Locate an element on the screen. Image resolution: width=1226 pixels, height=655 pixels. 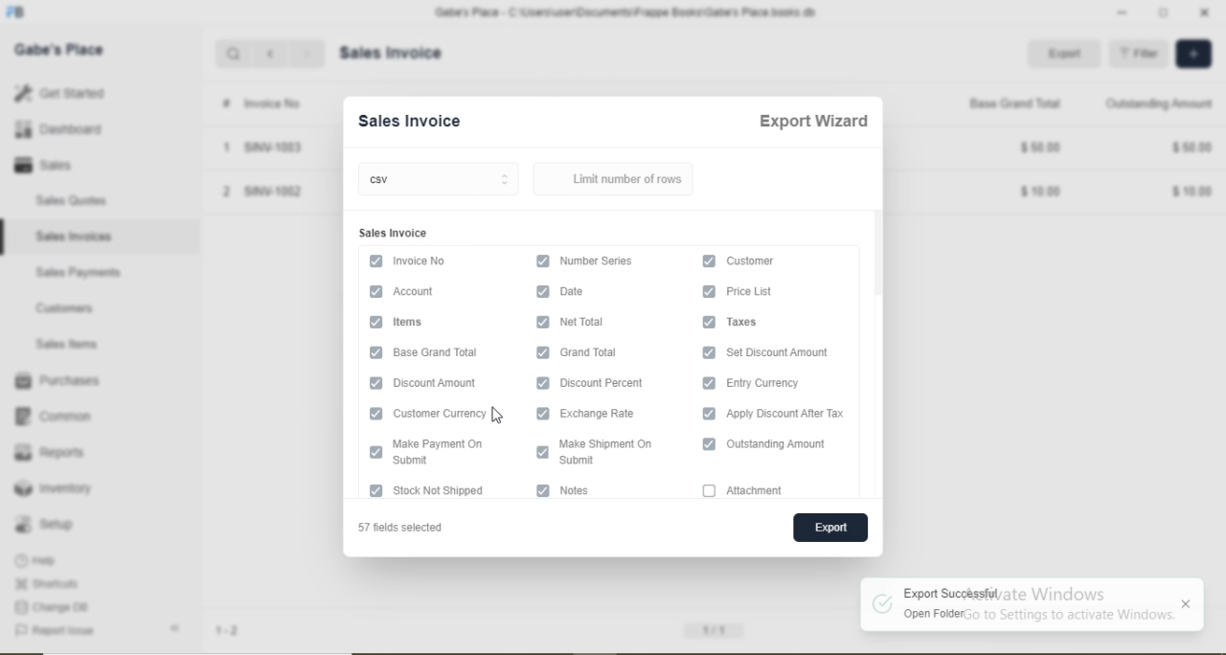
I Fep————
Submit is located at coordinates (447, 453).